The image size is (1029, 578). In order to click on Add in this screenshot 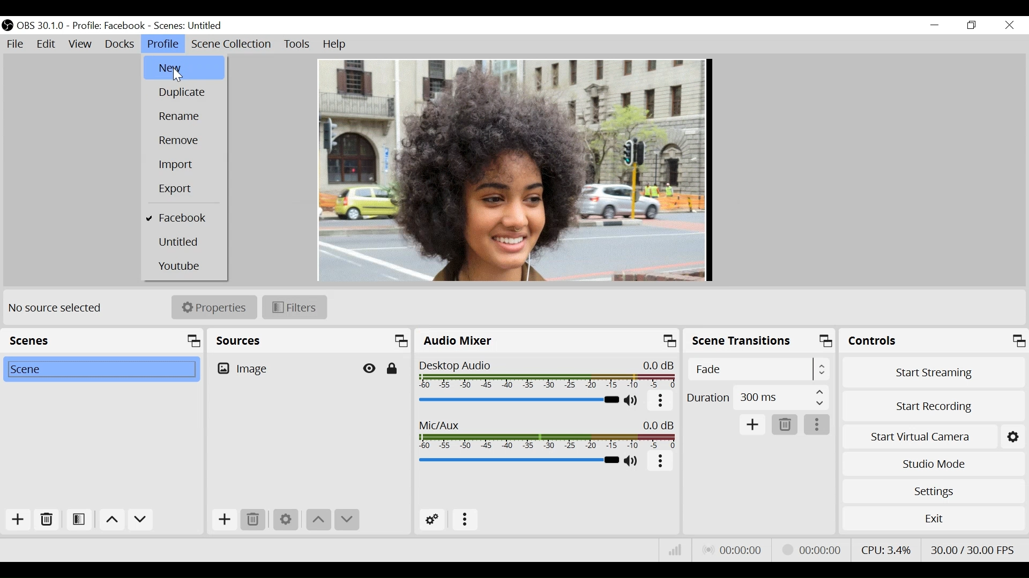, I will do `click(754, 425)`.